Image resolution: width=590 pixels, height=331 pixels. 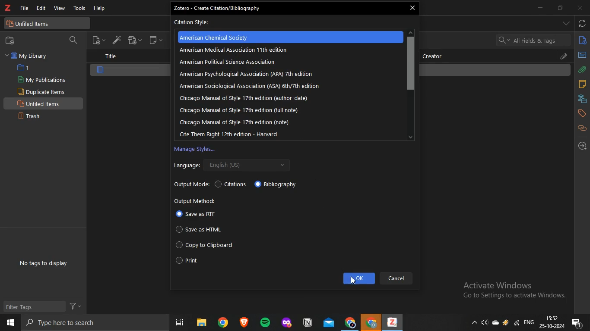 I want to click on scroll bar, so click(x=410, y=63).